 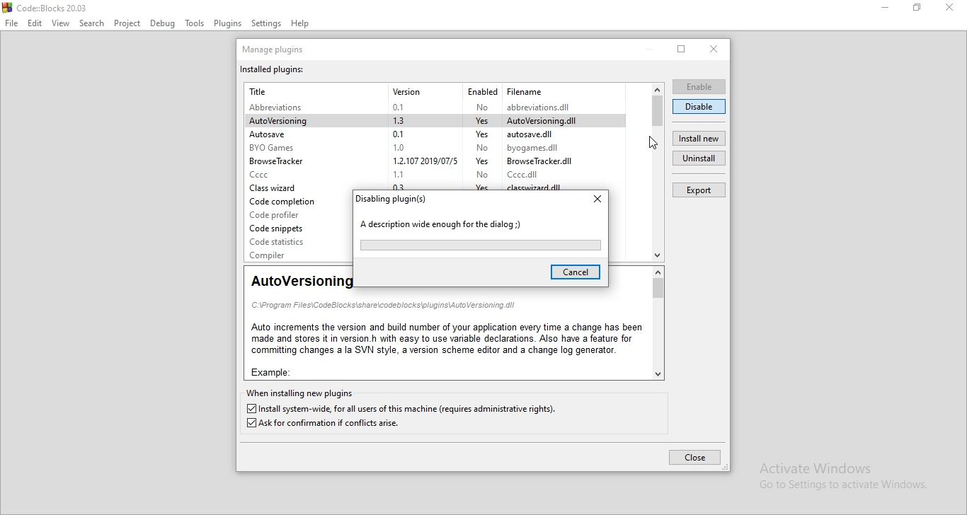 What do you see at coordinates (275, 149) in the screenshot?
I see `BYO Games` at bounding box center [275, 149].